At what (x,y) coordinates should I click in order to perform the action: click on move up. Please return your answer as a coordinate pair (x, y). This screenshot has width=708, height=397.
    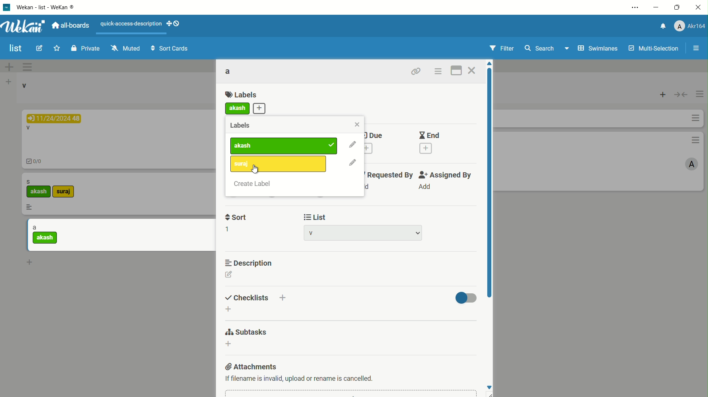
    Looking at the image, I should click on (489, 63).